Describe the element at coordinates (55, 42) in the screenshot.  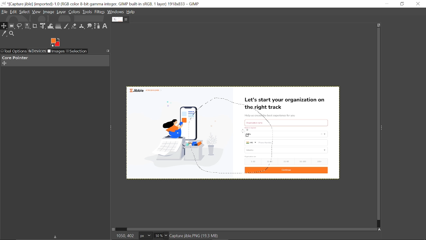
I see `expand` at that location.